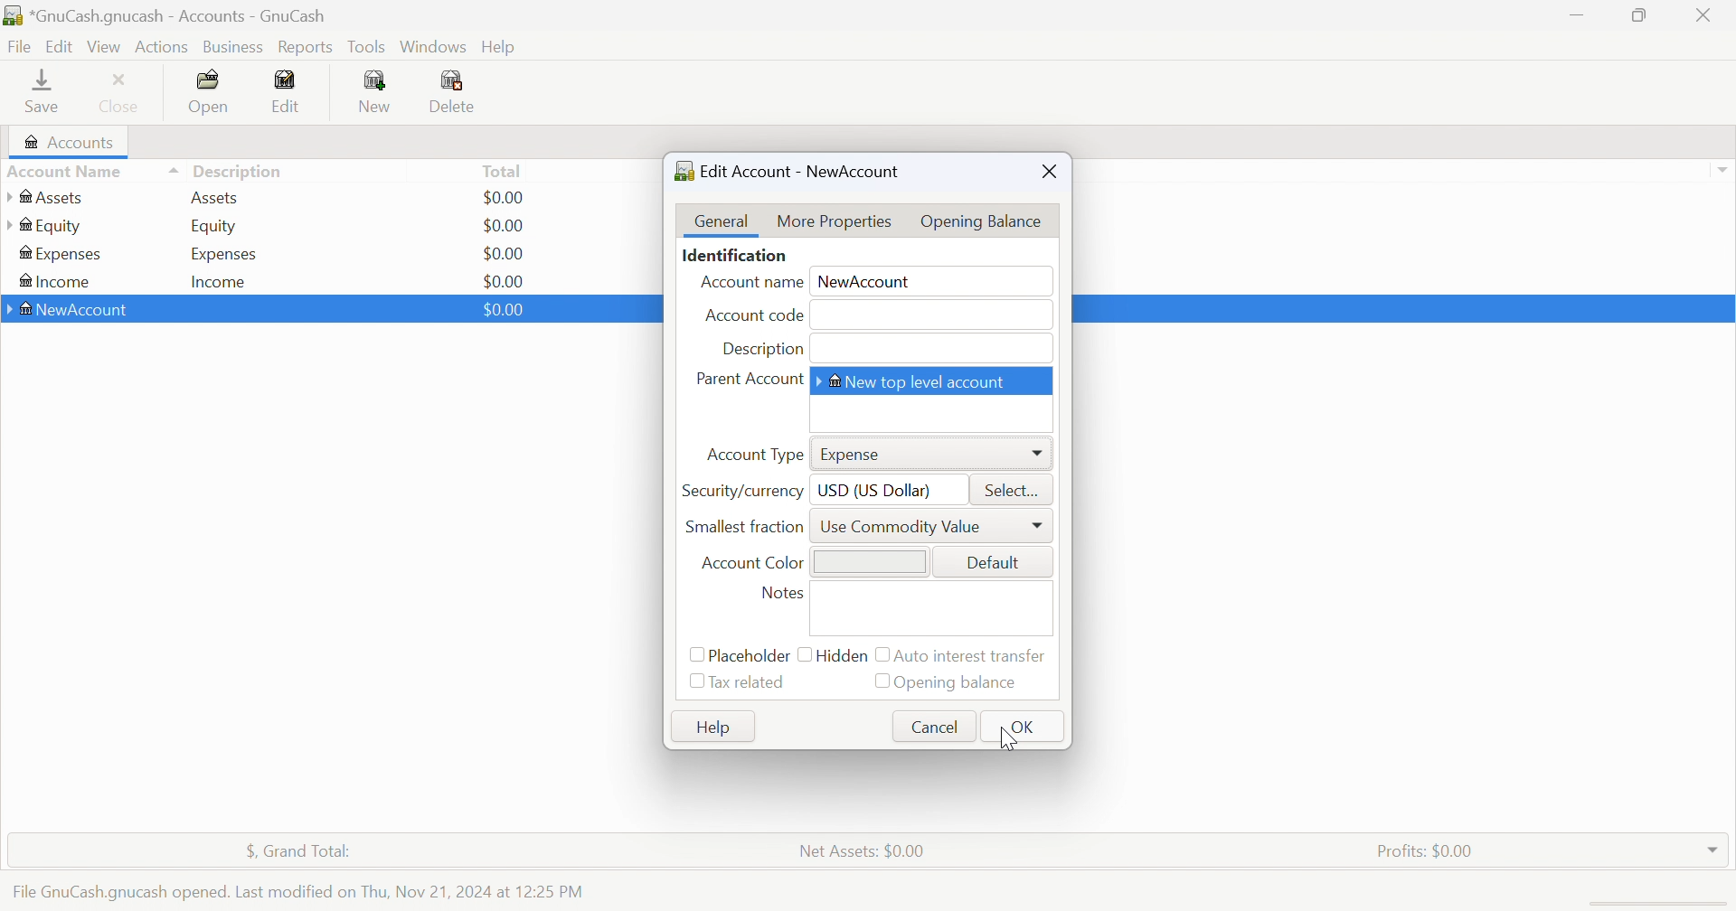  Describe the element at coordinates (214, 197) in the screenshot. I see `Assets` at that location.